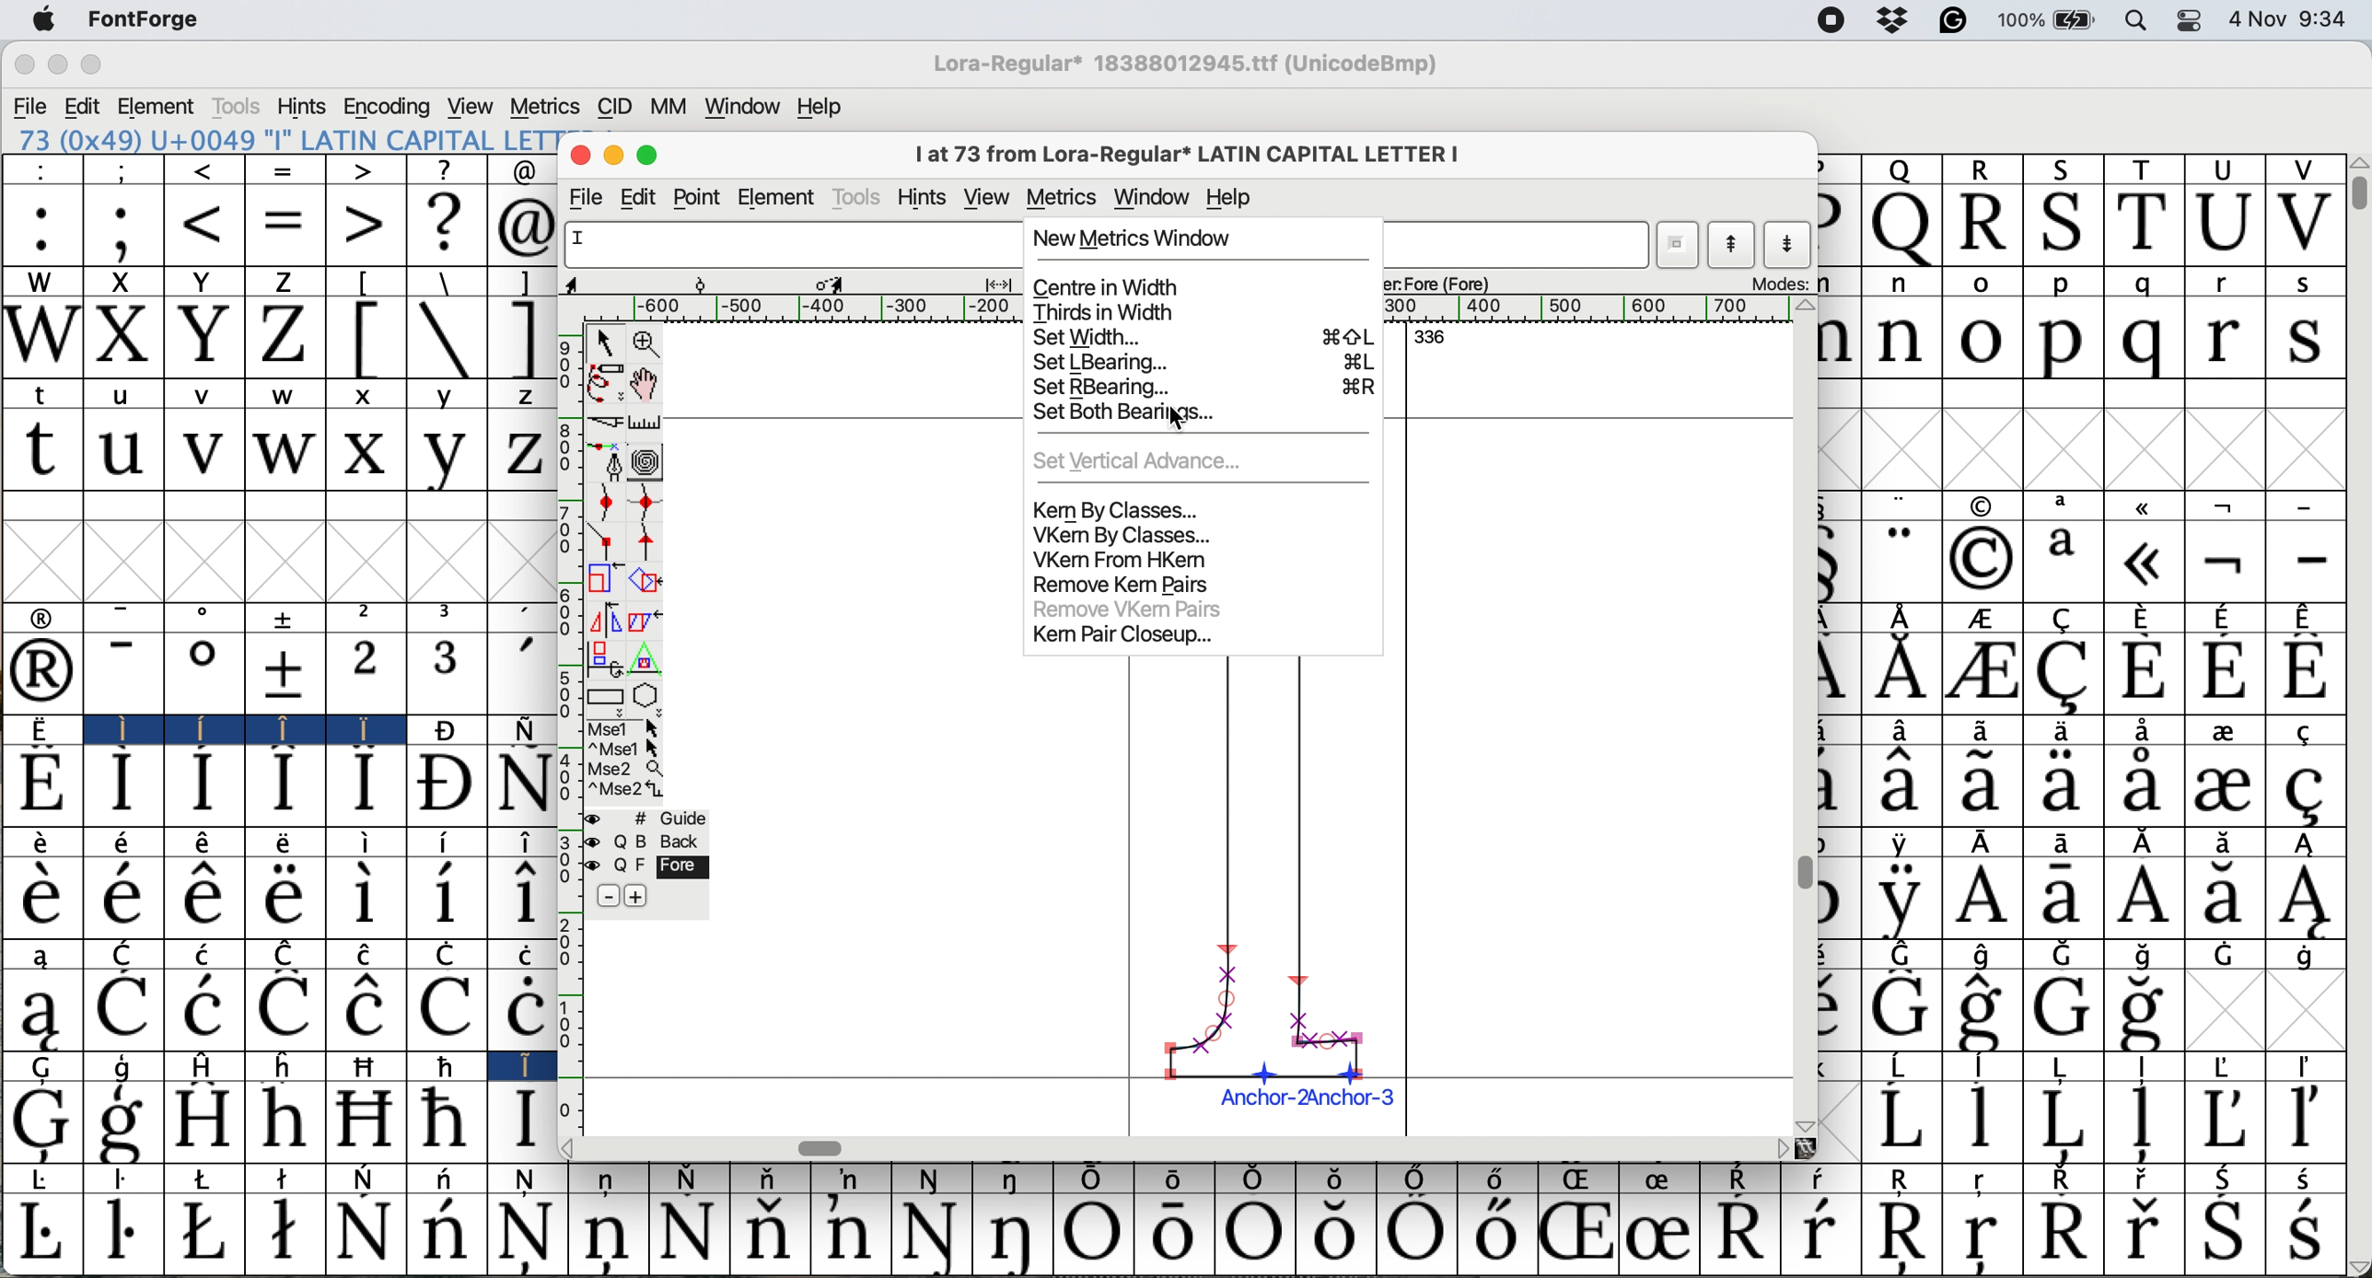  What do you see at coordinates (389, 106) in the screenshot?
I see `encoding` at bounding box center [389, 106].